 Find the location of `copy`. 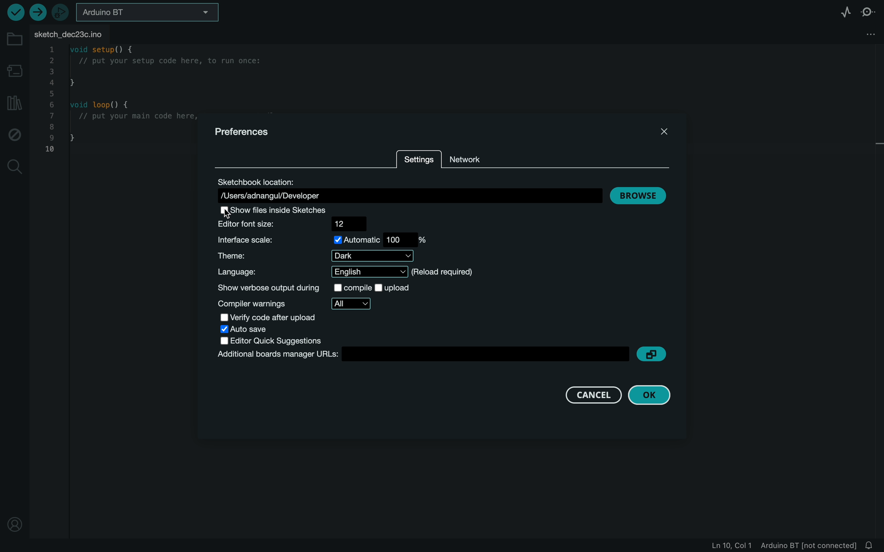

copy is located at coordinates (653, 354).